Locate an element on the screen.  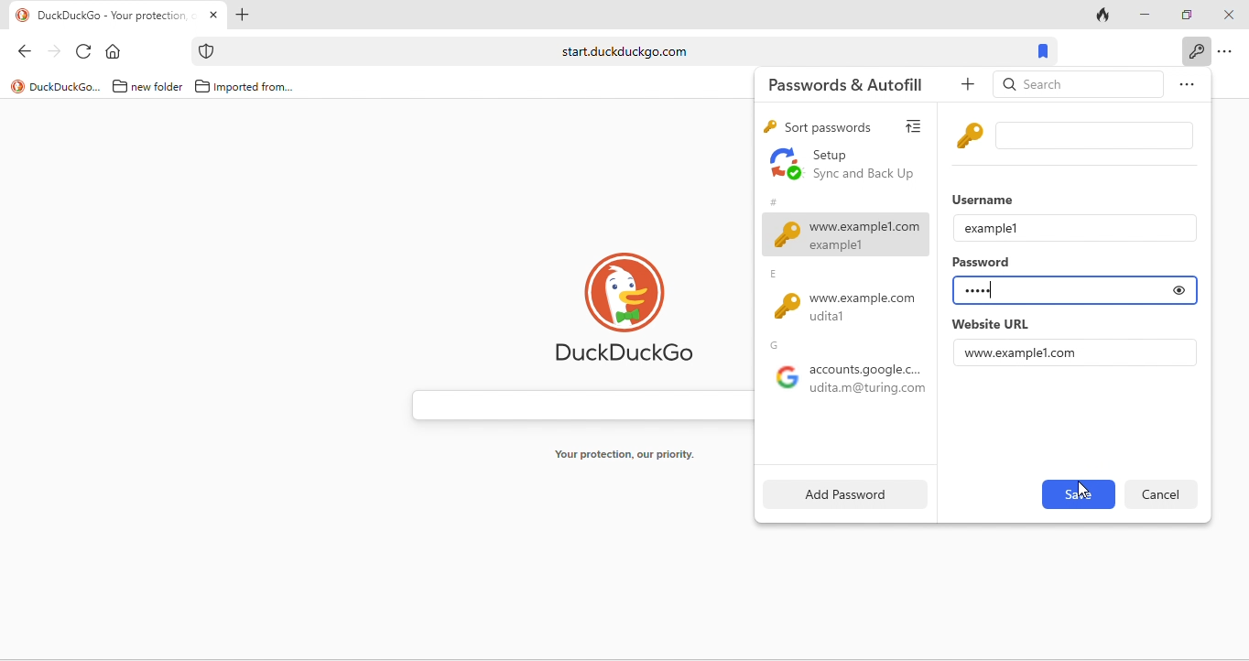
close tab is located at coordinates (213, 16).